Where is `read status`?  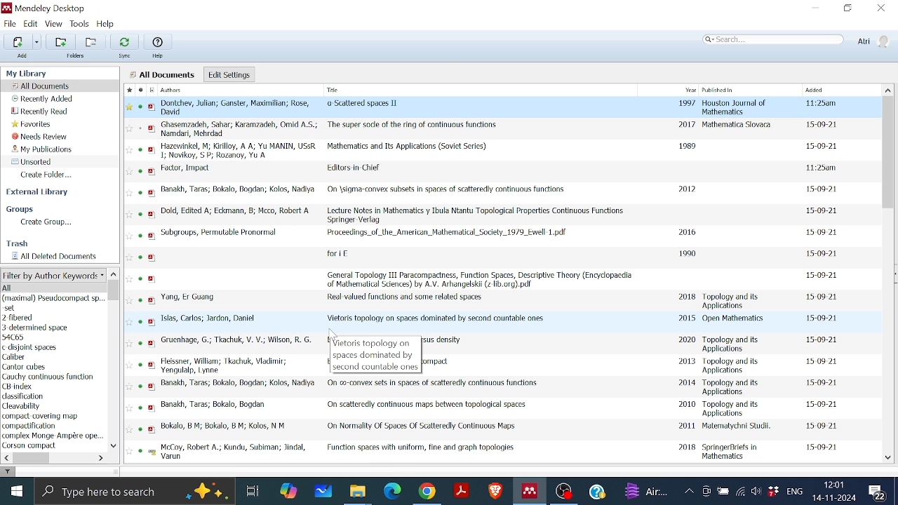
read status is located at coordinates (142, 107).